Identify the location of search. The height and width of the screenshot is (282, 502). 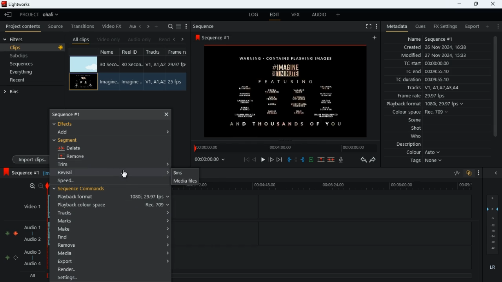
(170, 26).